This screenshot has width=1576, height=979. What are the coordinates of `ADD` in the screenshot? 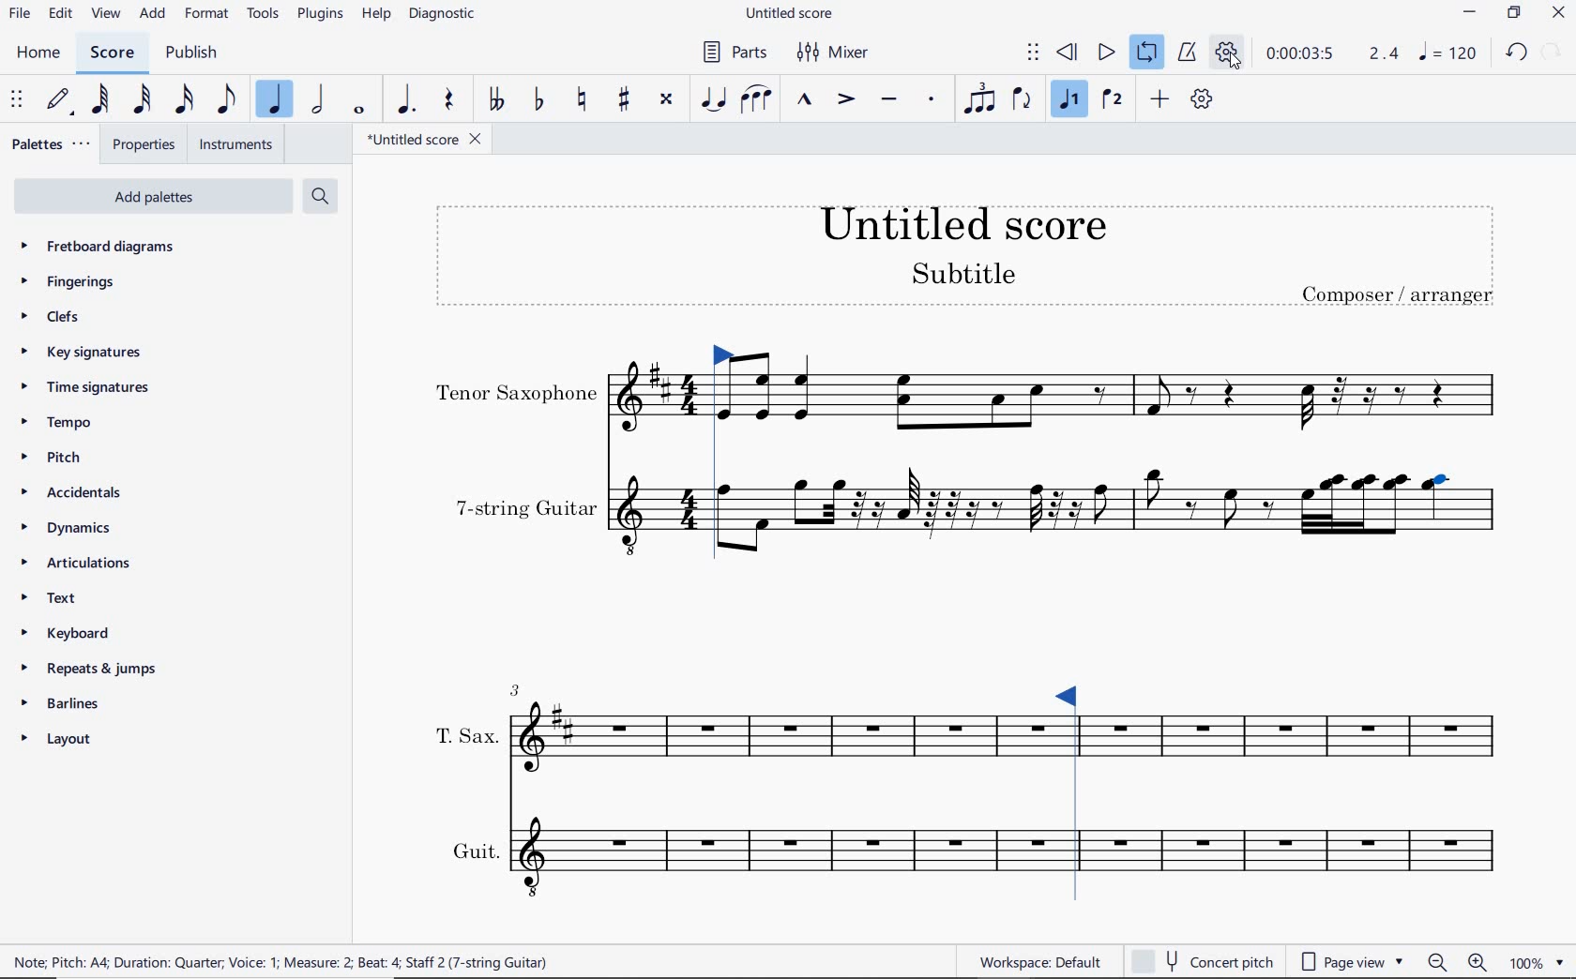 It's located at (1158, 101).